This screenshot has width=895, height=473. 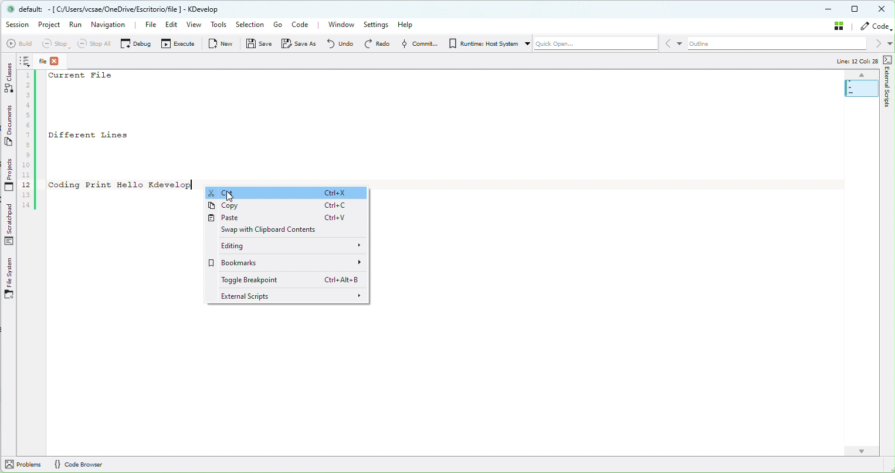 What do you see at coordinates (298, 44) in the screenshot?
I see `Save all` at bounding box center [298, 44].